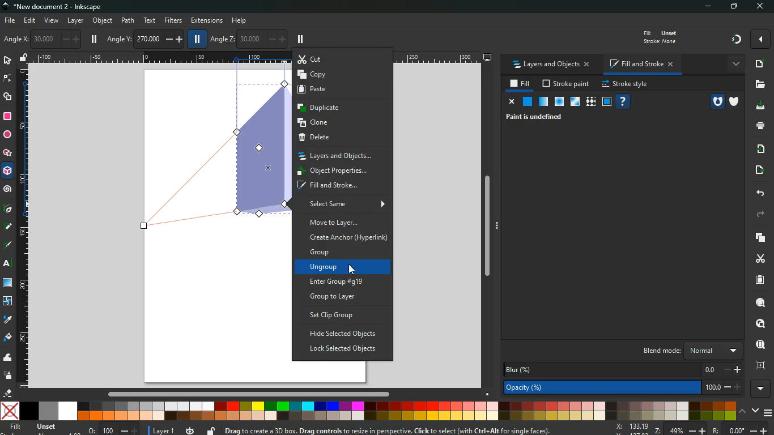 This screenshot has width=774, height=435. I want to click on stroke style, so click(624, 84).